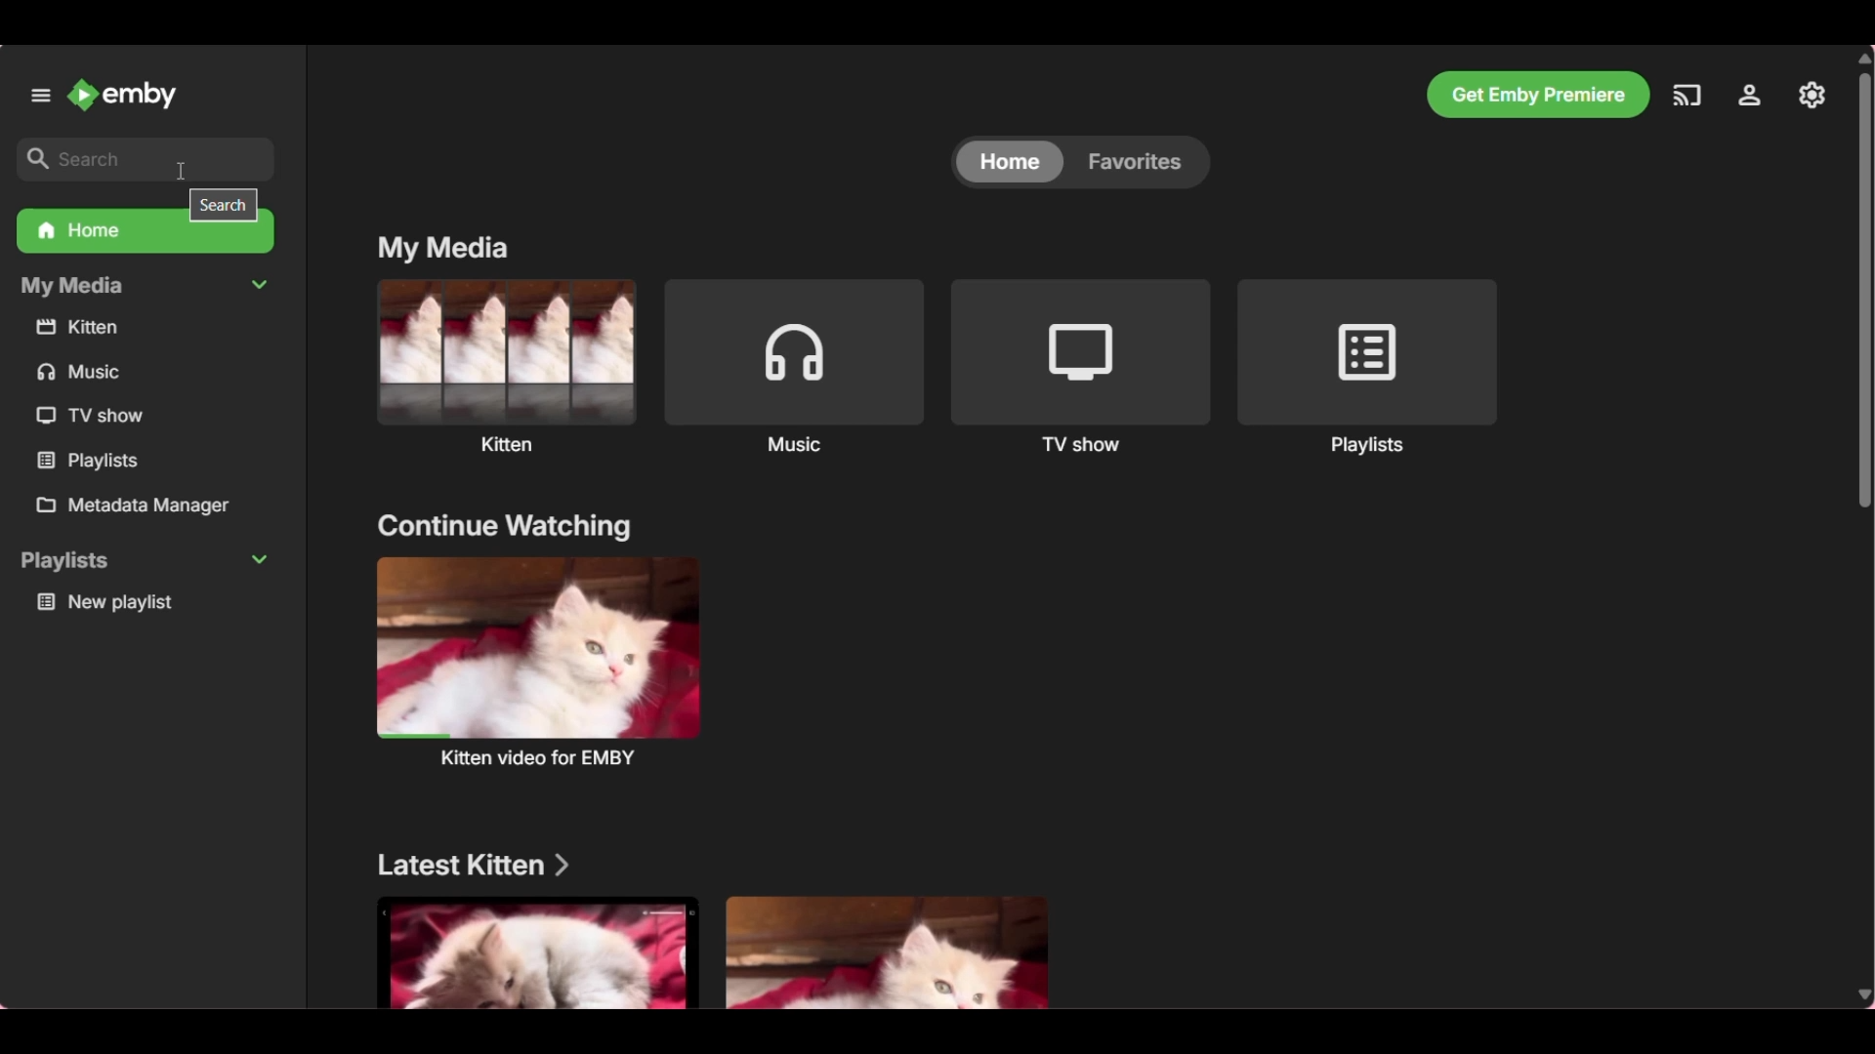  I want to click on favorites, so click(1141, 161).